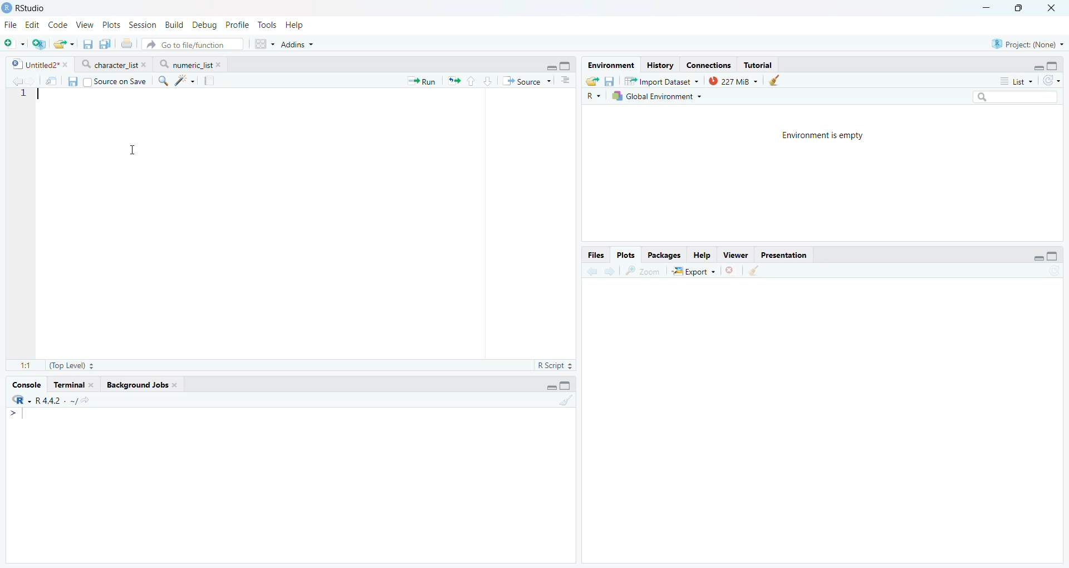 The height and width of the screenshot is (568, 1069). Describe the element at coordinates (23, 364) in the screenshot. I see `1:1` at that location.